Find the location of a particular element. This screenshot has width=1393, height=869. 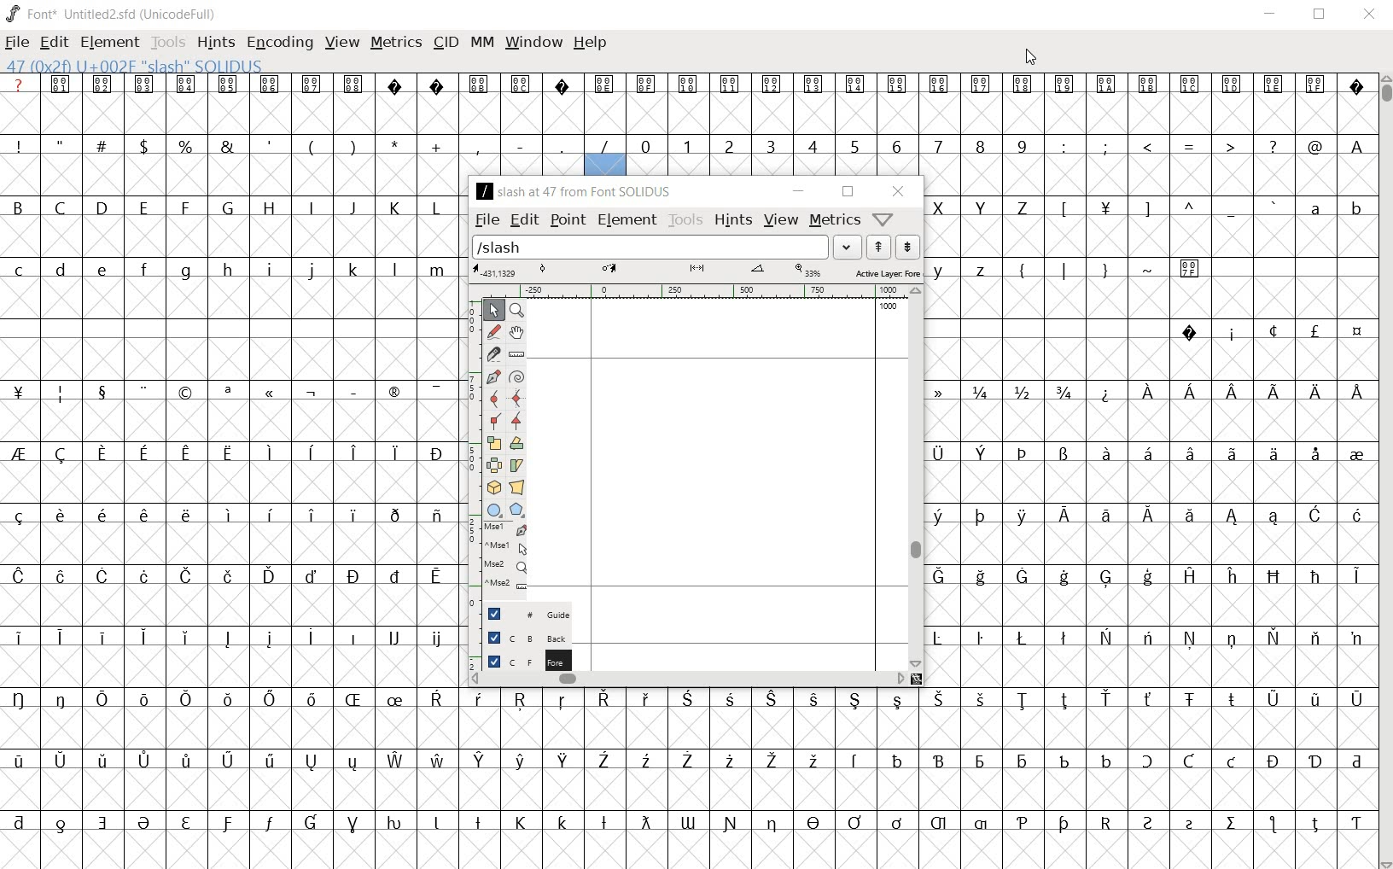

symbols is located at coordinates (1107, 267).